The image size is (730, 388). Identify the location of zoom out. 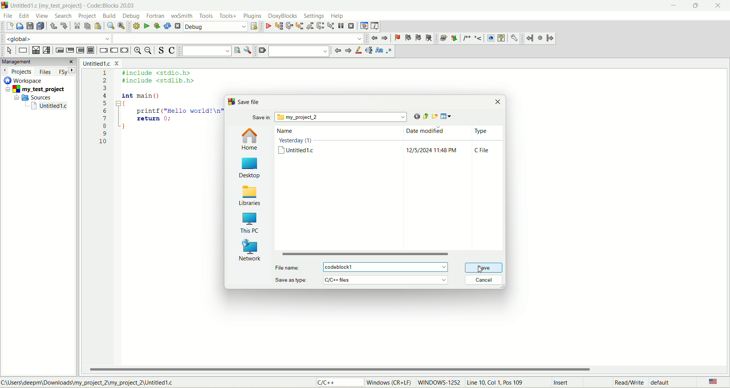
(149, 51).